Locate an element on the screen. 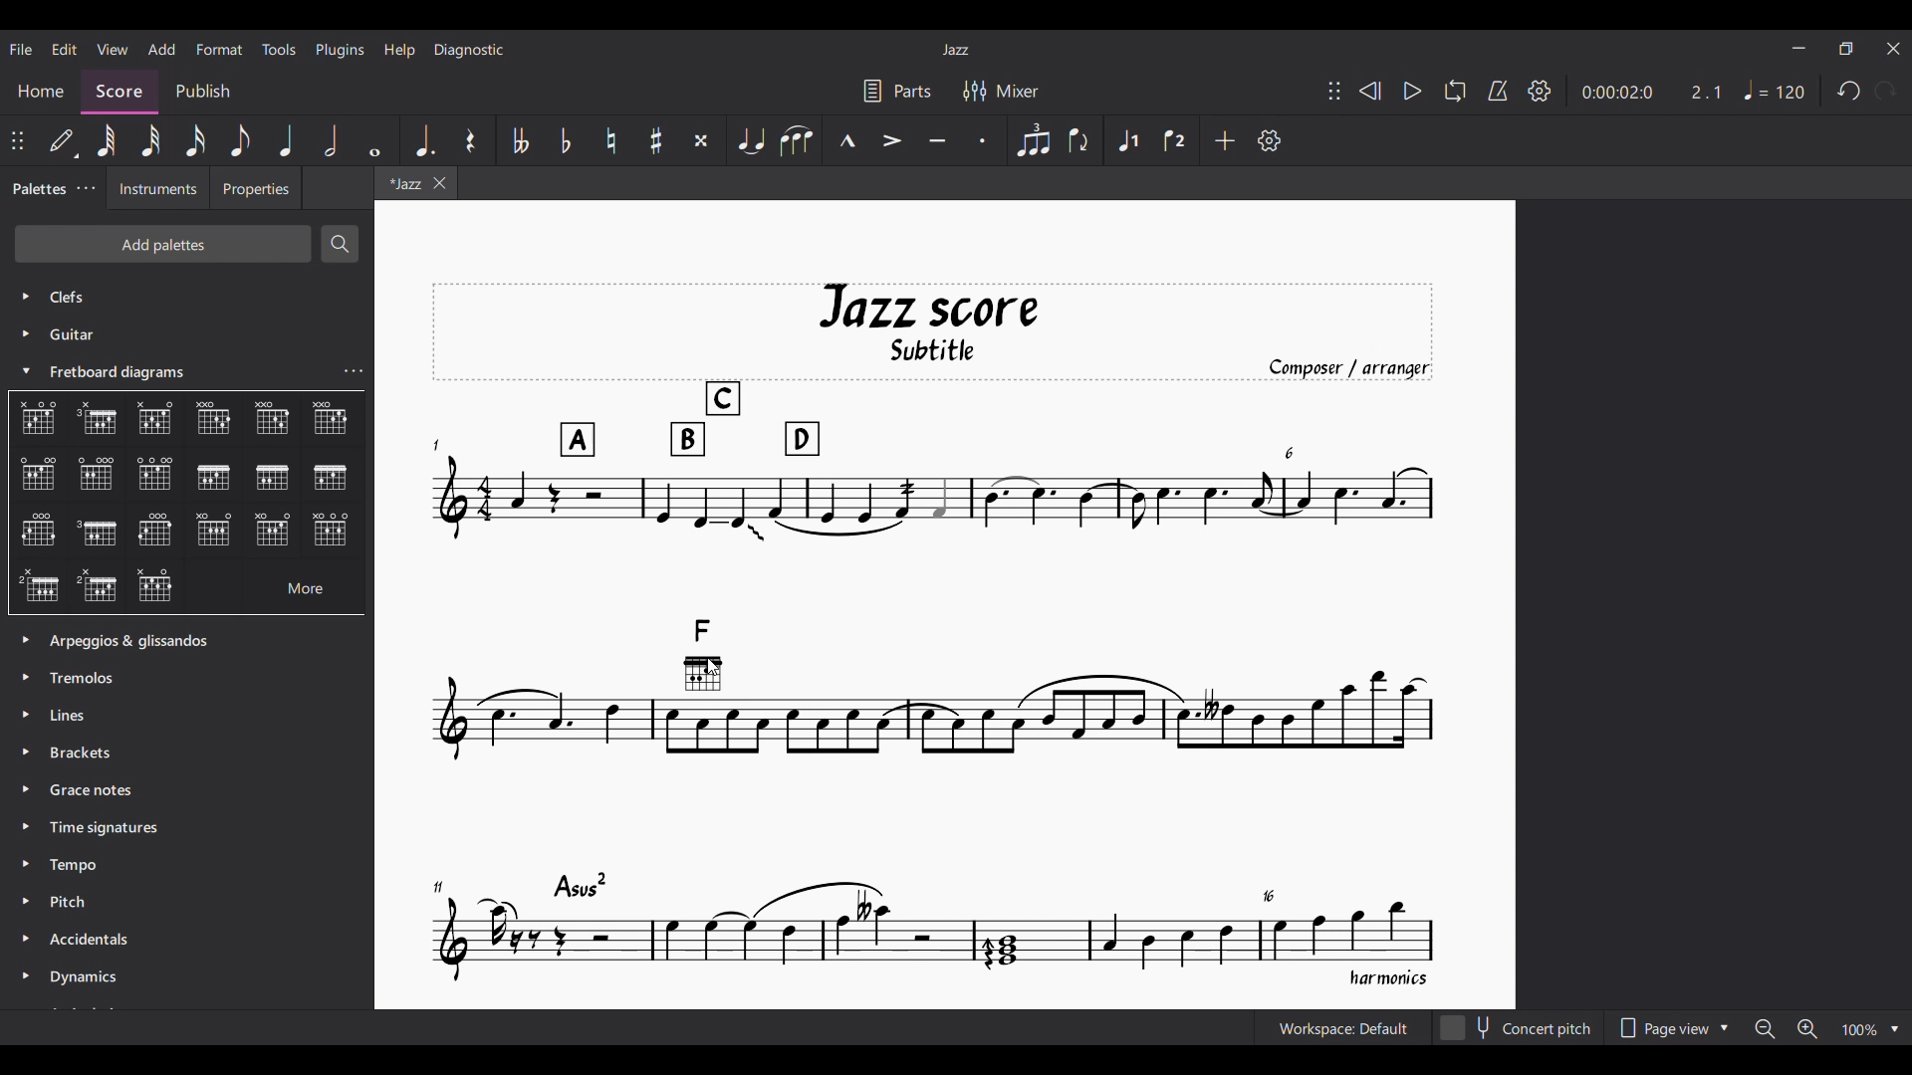 This screenshot has width=1912, height=1075. Slur is located at coordinates (797, 139).